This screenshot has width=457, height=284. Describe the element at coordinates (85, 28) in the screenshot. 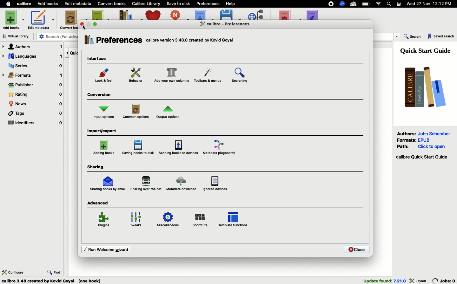

I see `cursor` at that location.